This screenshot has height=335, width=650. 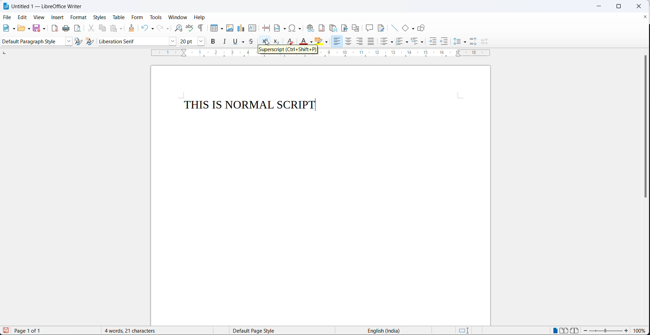 I want to click on find and replace, so click(x=177, y=28).